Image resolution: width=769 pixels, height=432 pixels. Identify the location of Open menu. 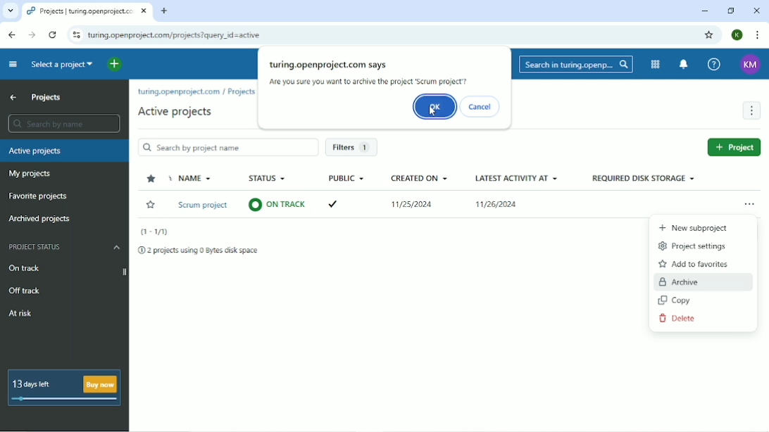
(750, 205).